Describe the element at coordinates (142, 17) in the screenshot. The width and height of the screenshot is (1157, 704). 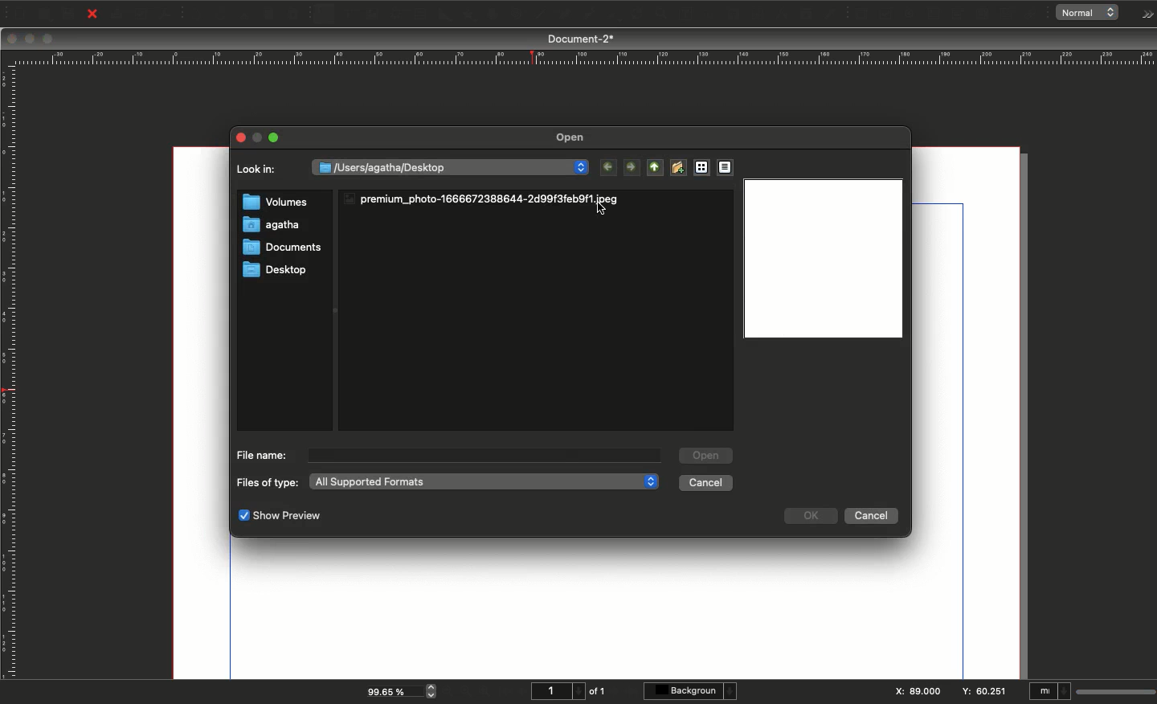
I see `Preflight verifier` at that location.